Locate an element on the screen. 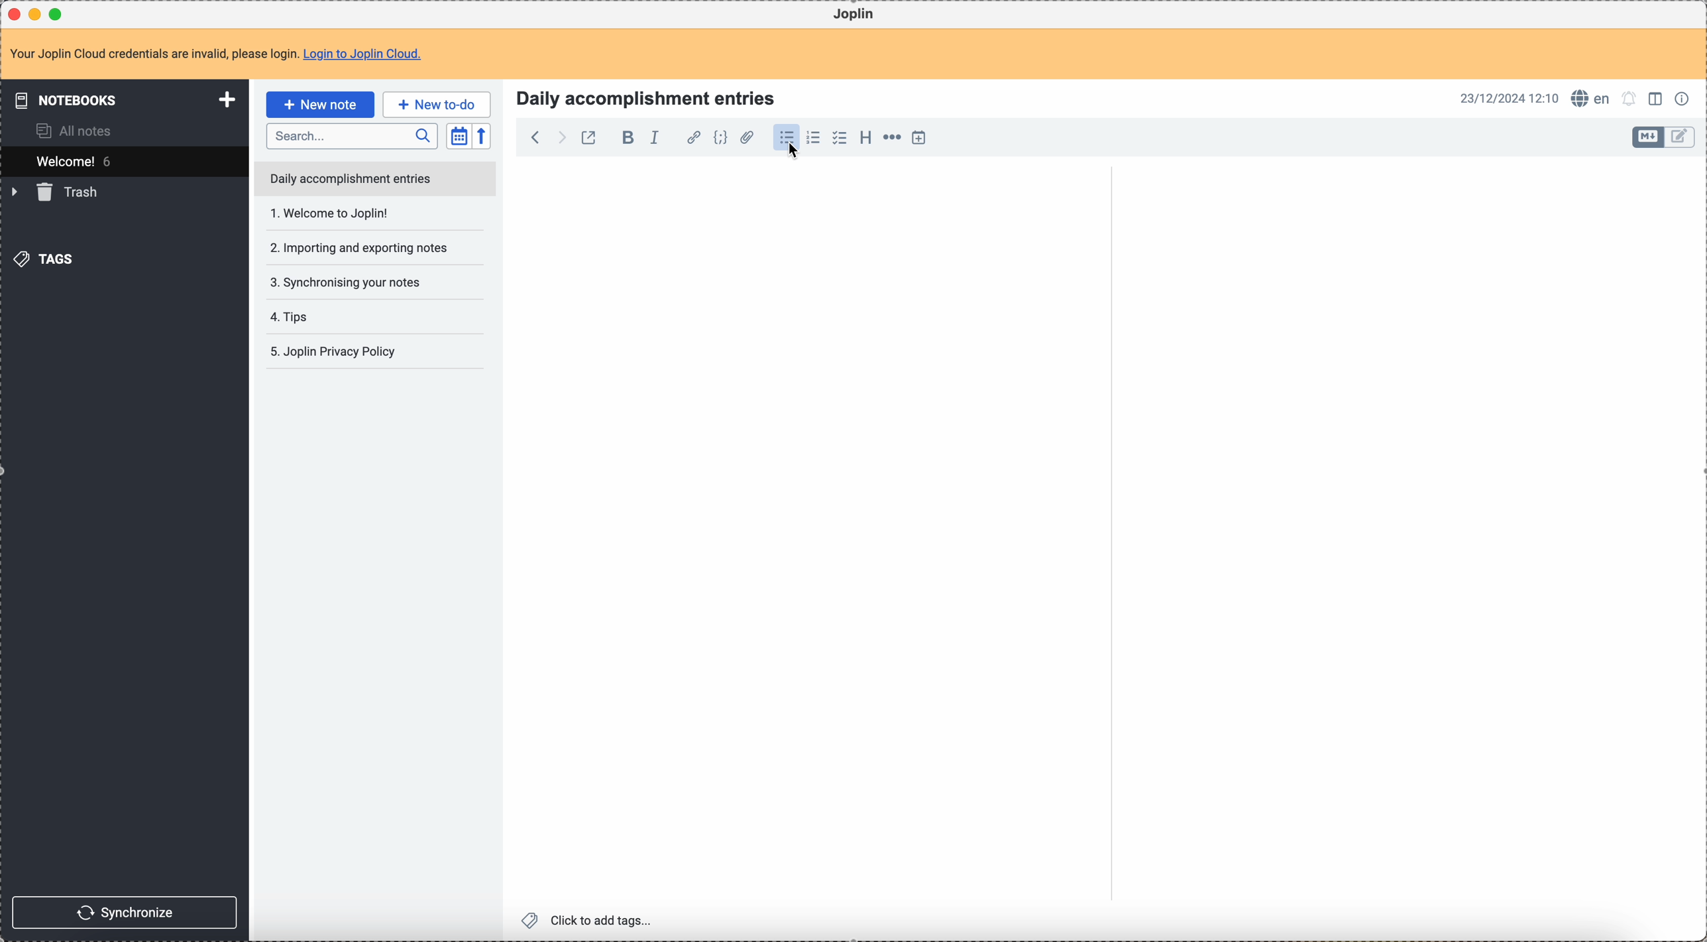  date and hour is located at coordinates (1507, 98).